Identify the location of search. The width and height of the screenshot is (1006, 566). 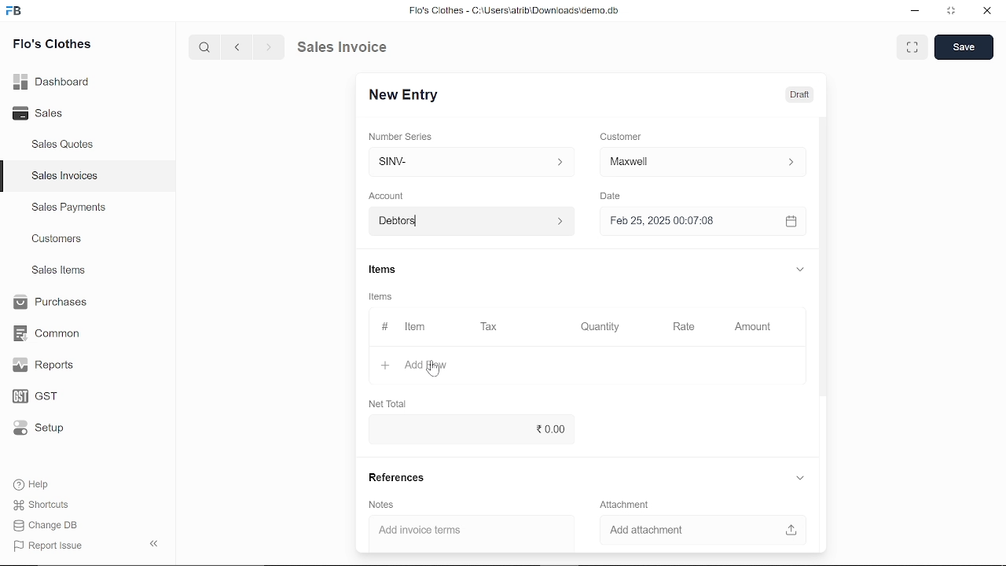
(207, 48).